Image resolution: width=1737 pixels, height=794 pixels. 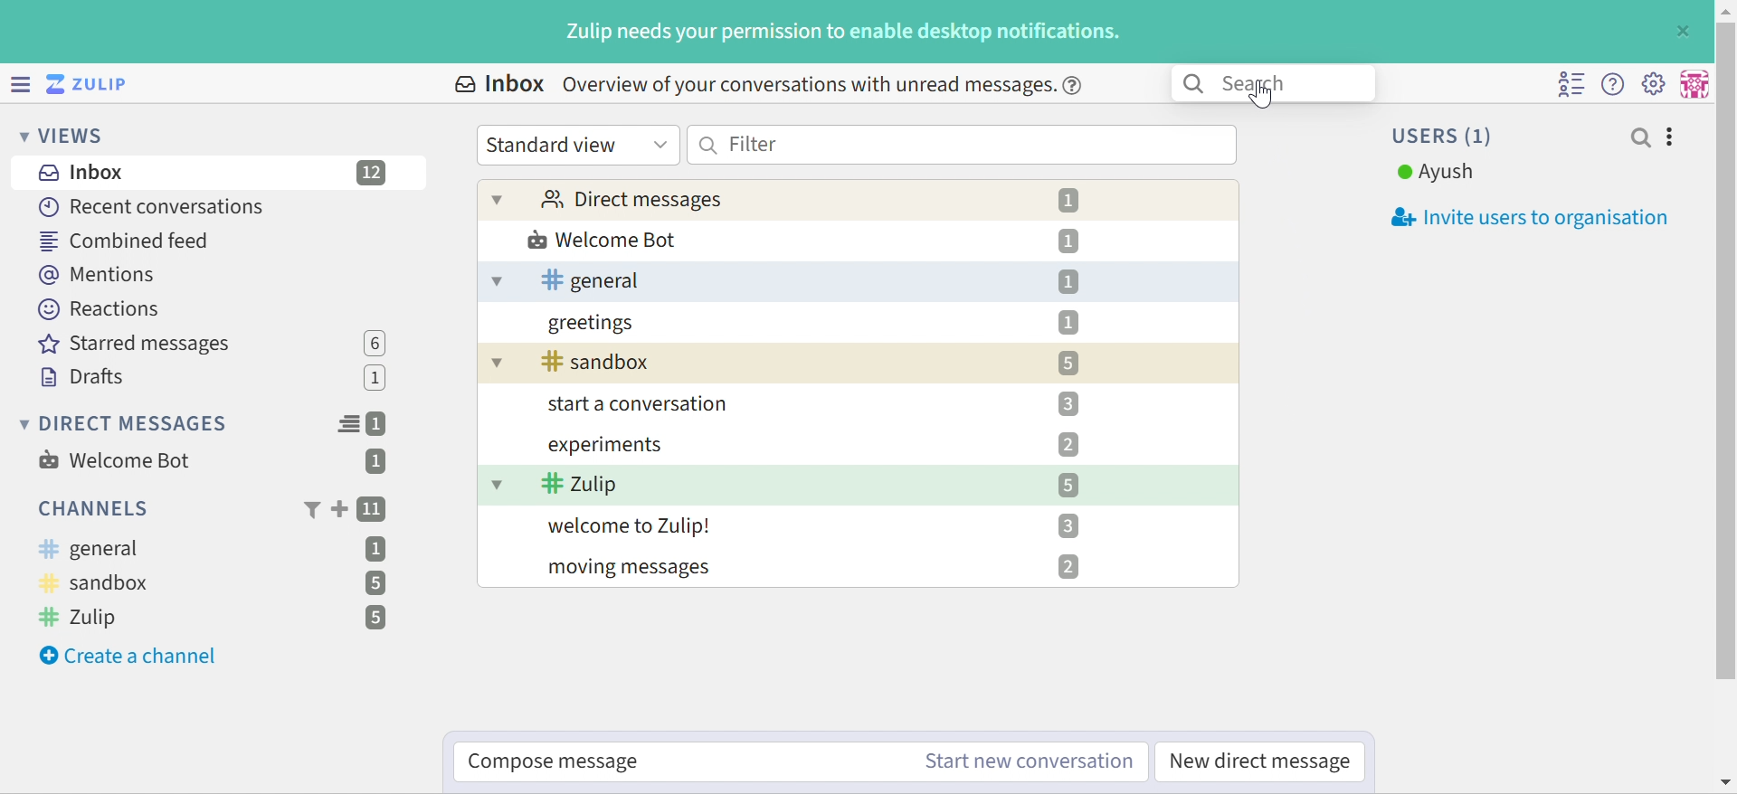 I want to click on drop down, so click(x=495, y=362).